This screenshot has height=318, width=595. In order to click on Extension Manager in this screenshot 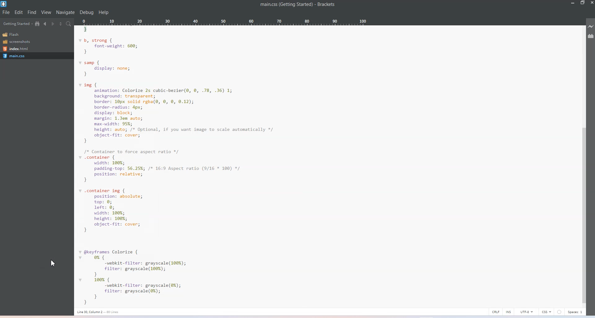, I will do `click(591, 36)`.